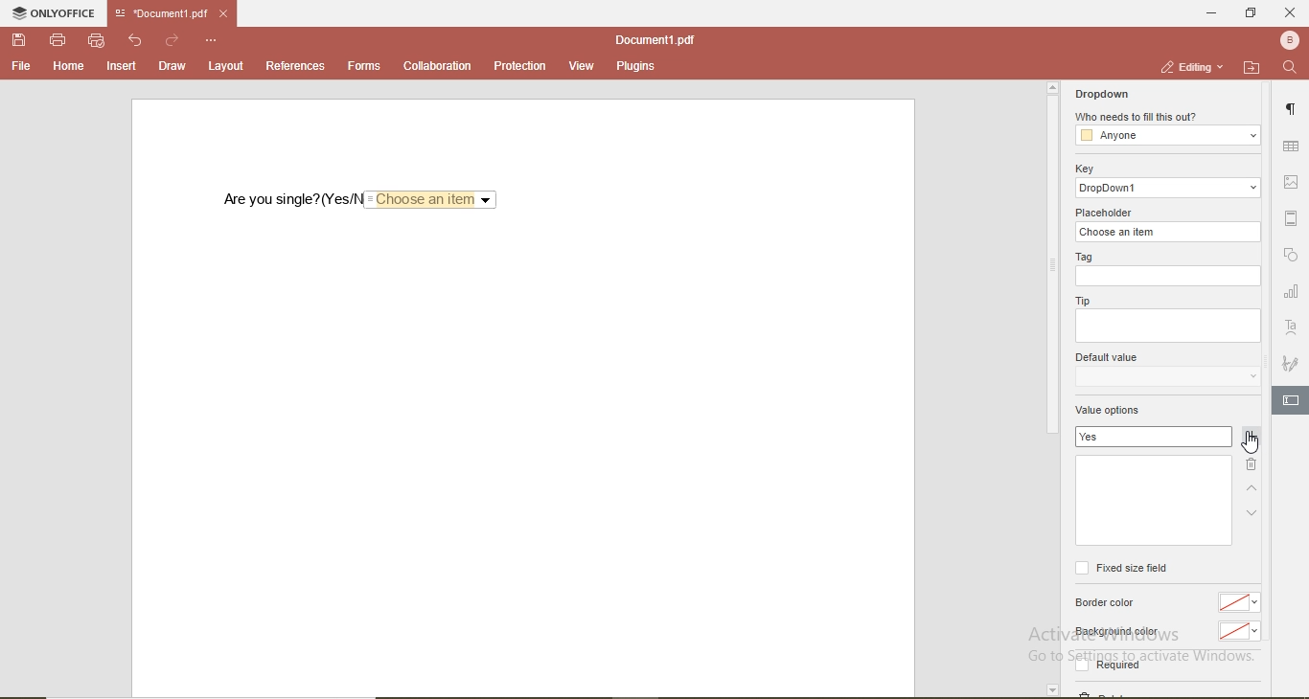 This screenshot has width=1309, height=699. Describe the element at coordinates (136, 41) in the screenshot. I see `undo` at that location.